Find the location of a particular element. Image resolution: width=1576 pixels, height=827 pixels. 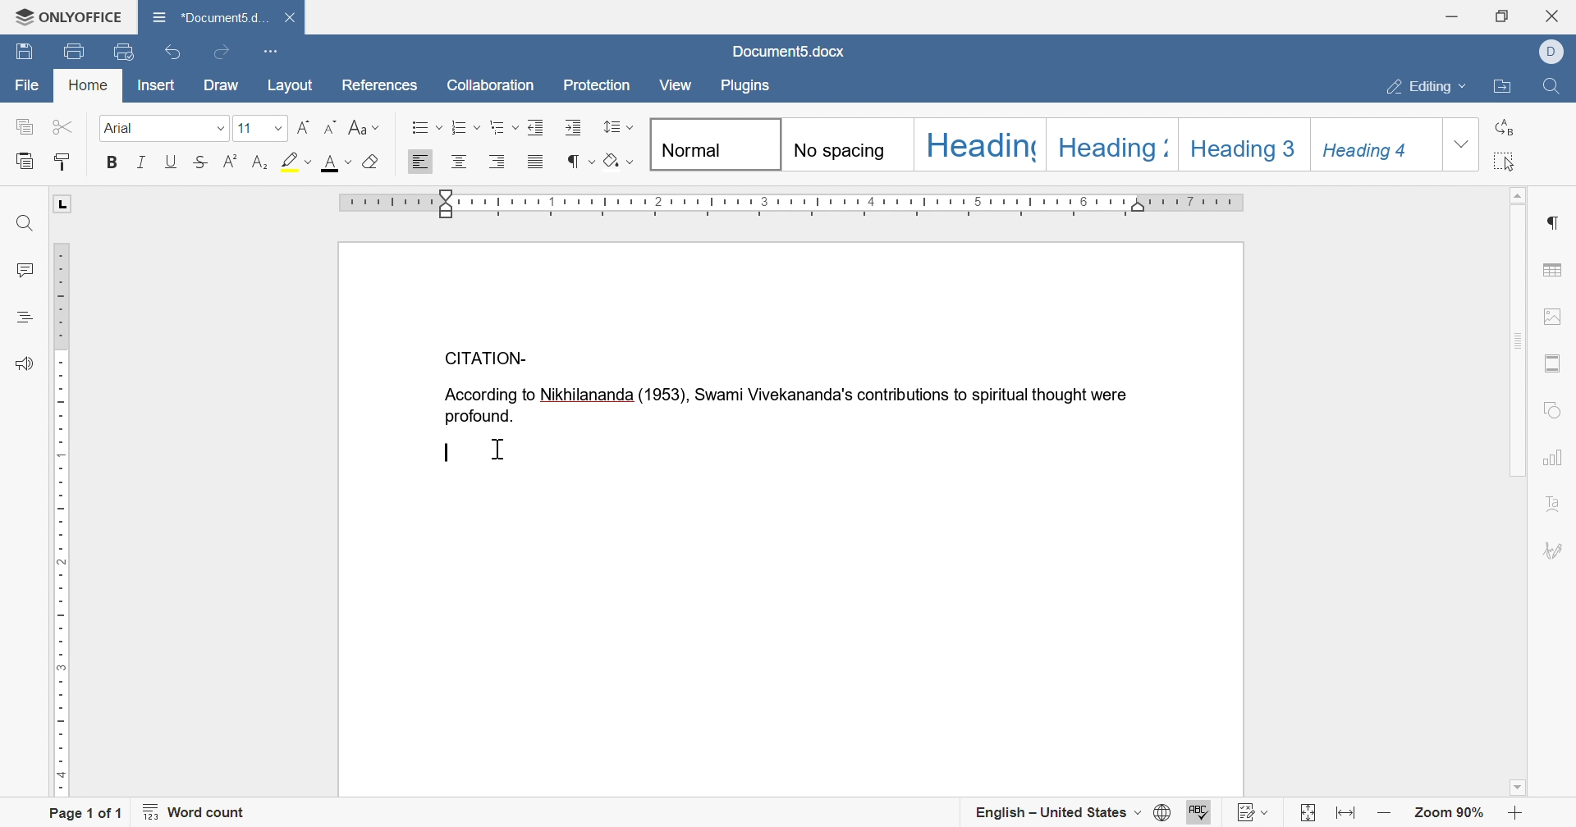

zoom out is located at coordinates (1385, 817).